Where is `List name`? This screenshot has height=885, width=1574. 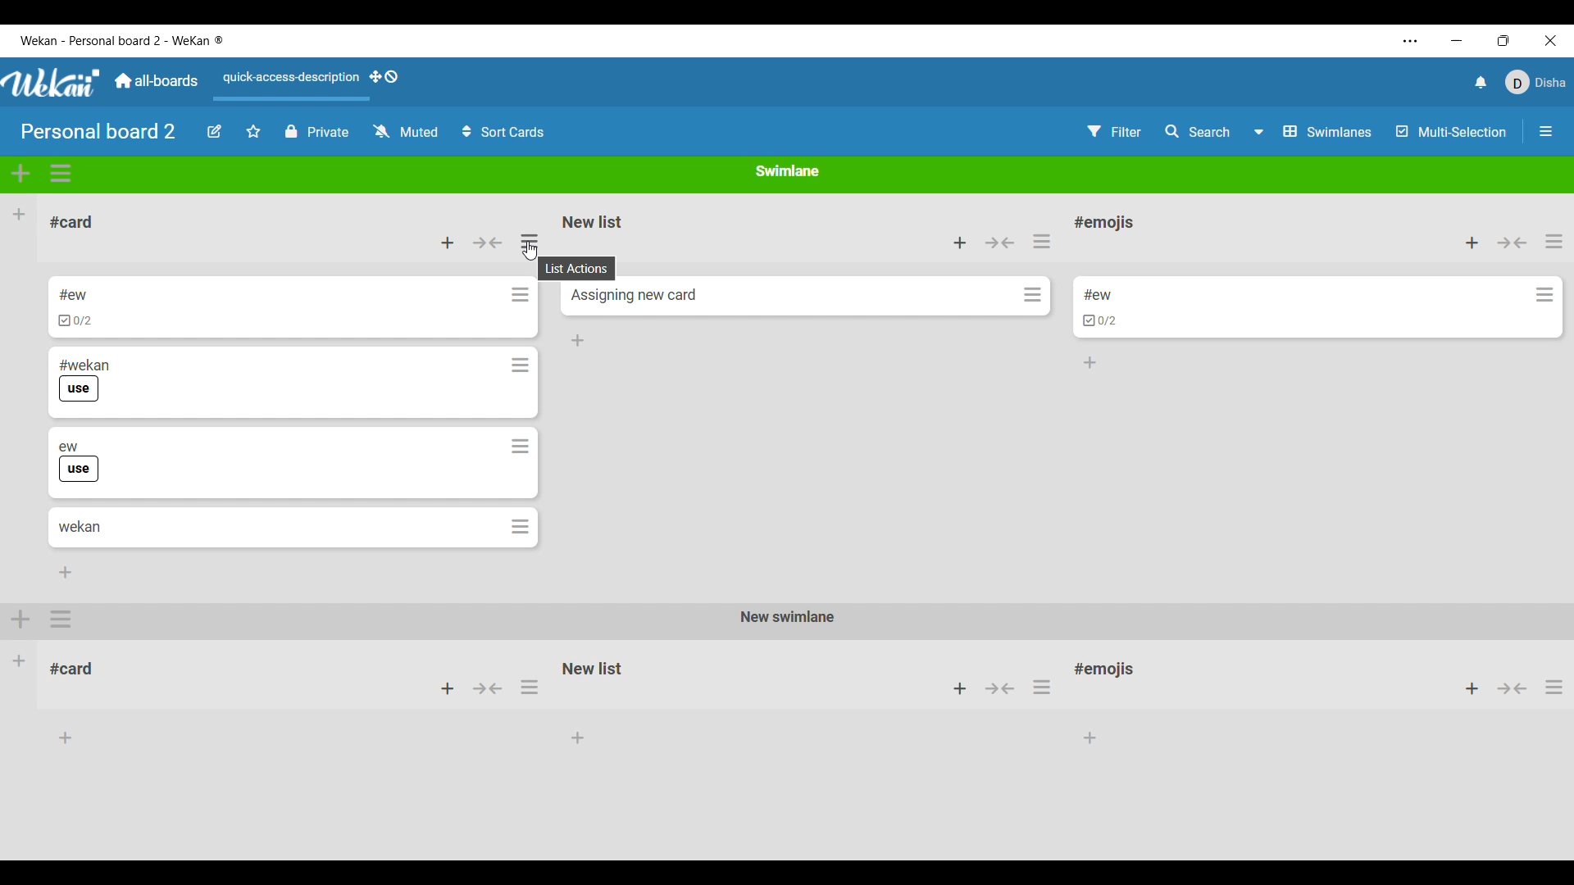
List name is located at coordinates (72, 222).